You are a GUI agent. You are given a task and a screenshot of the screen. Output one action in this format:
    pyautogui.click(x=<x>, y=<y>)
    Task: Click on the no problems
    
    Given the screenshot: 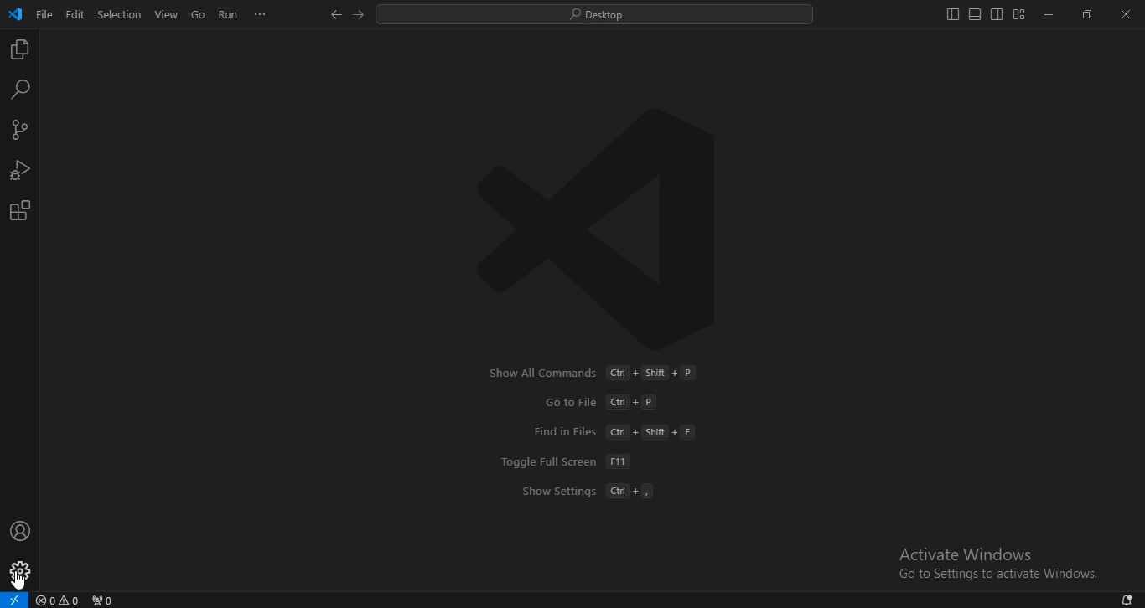 What is the action you would take?
    pyautogui.click(x=59, y=600)
    